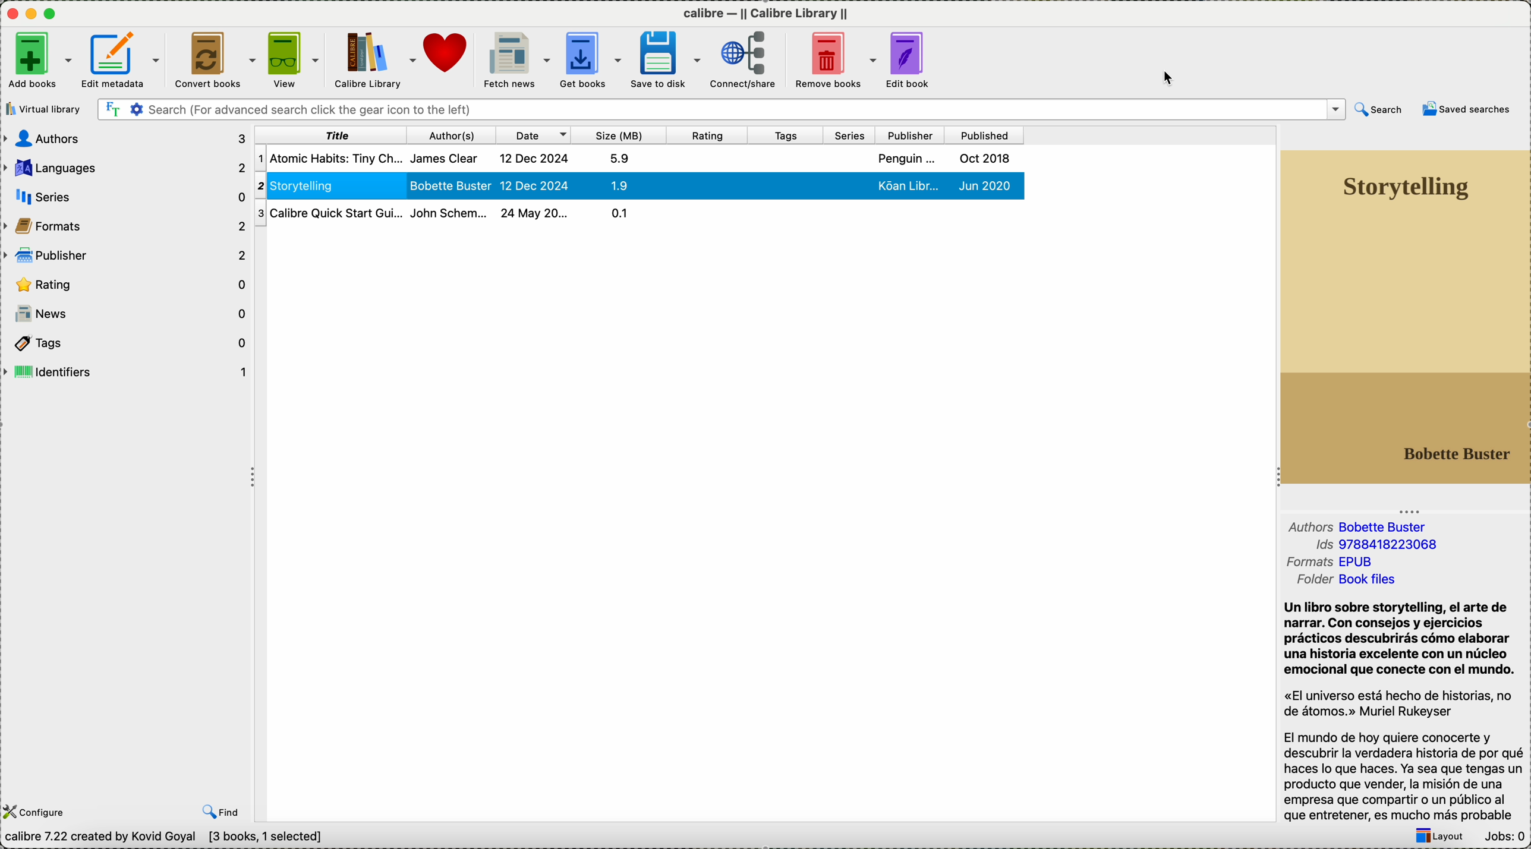 The image size is (1531, 849). Describe the element at coordinates (119, 63) in the screenshot. I see `click on edit metadata` at that location.